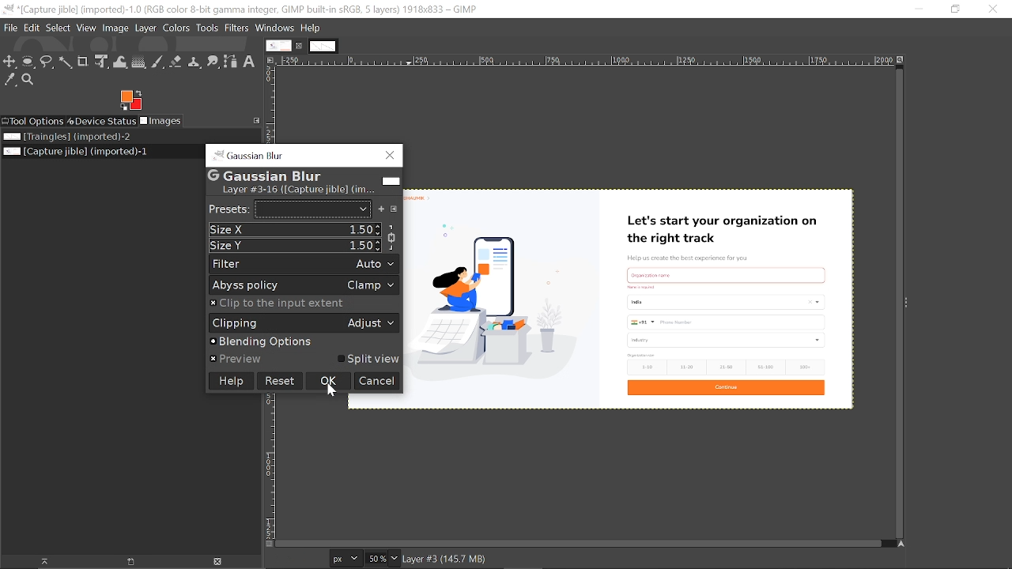 This screenshot has width=1012, height=569. Describe the element at coordinates (279, 45) in the screenshot. I see `Current tab` at that location.